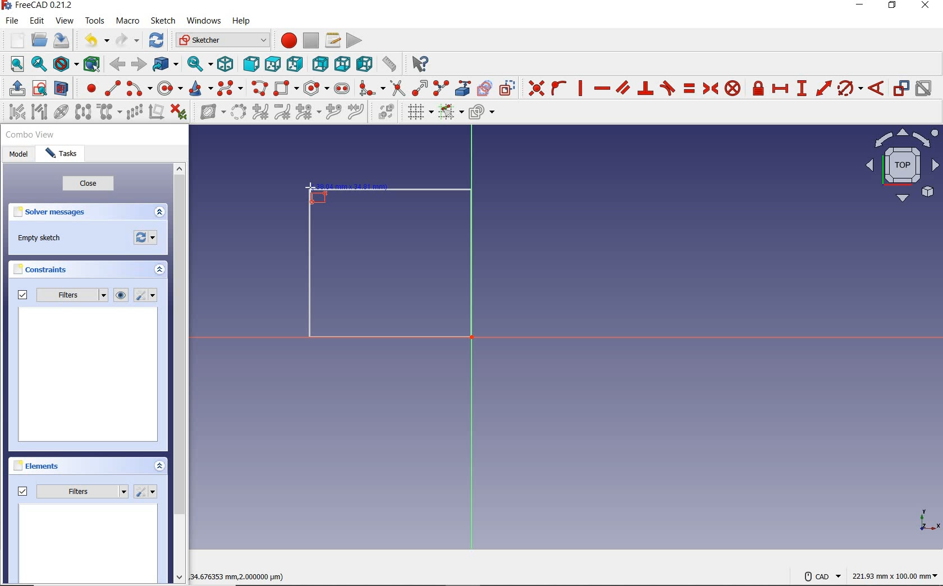 This screenshot has height=586, width=943. I want to click on rectangle tool at point Y rising, so click(316, 194).